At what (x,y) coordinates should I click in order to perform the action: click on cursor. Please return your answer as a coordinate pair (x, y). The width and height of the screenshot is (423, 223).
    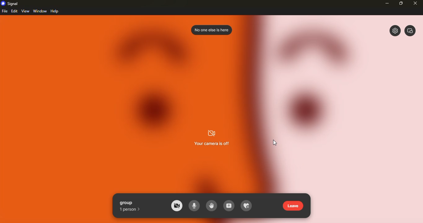
    Looking at the image, I should click on (275, 142).